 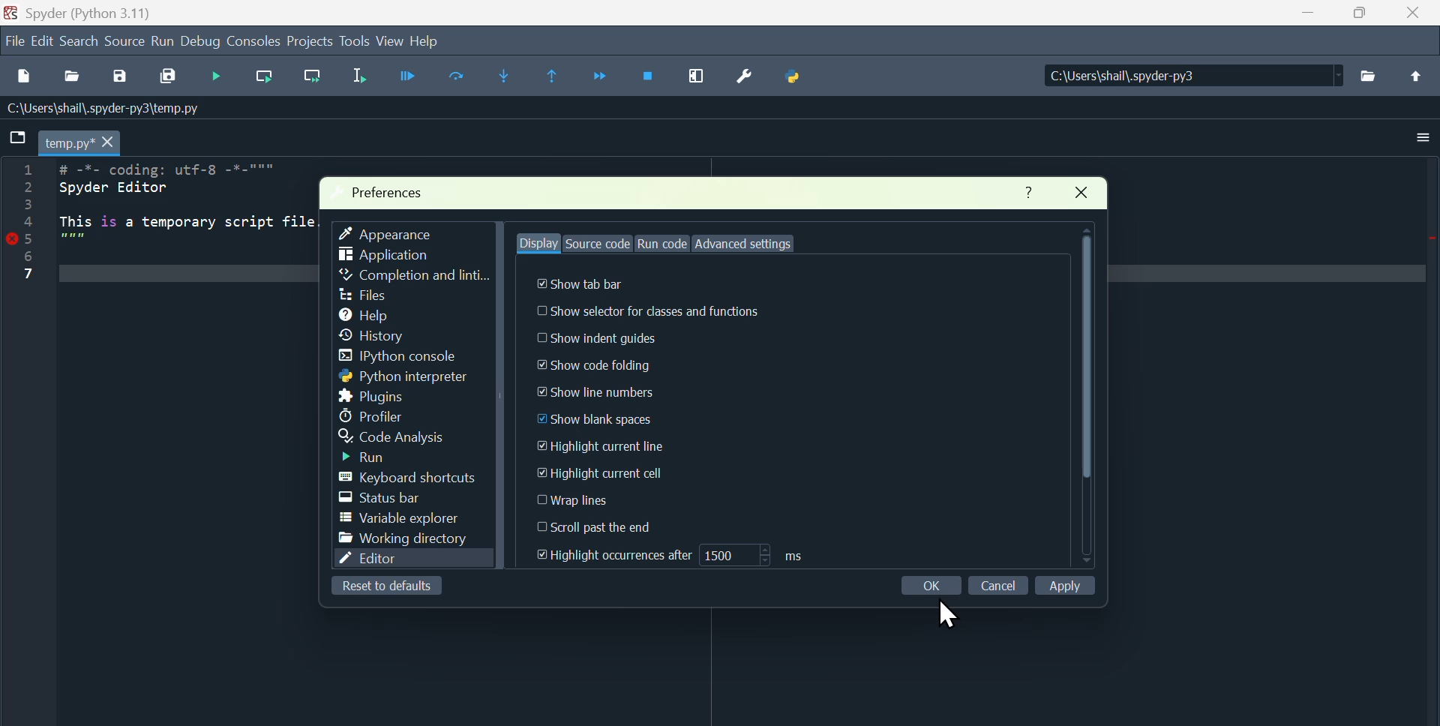 I want to click on Show blank spaces, so click(x=598, y=415).